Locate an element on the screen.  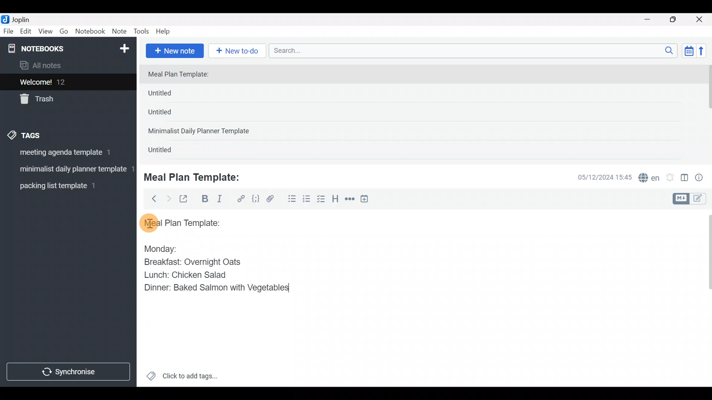
Monday: is located at coordinates (155, 248).